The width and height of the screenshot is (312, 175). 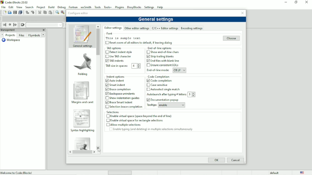 I want to click on Fortran, so click(x=73, y=7).